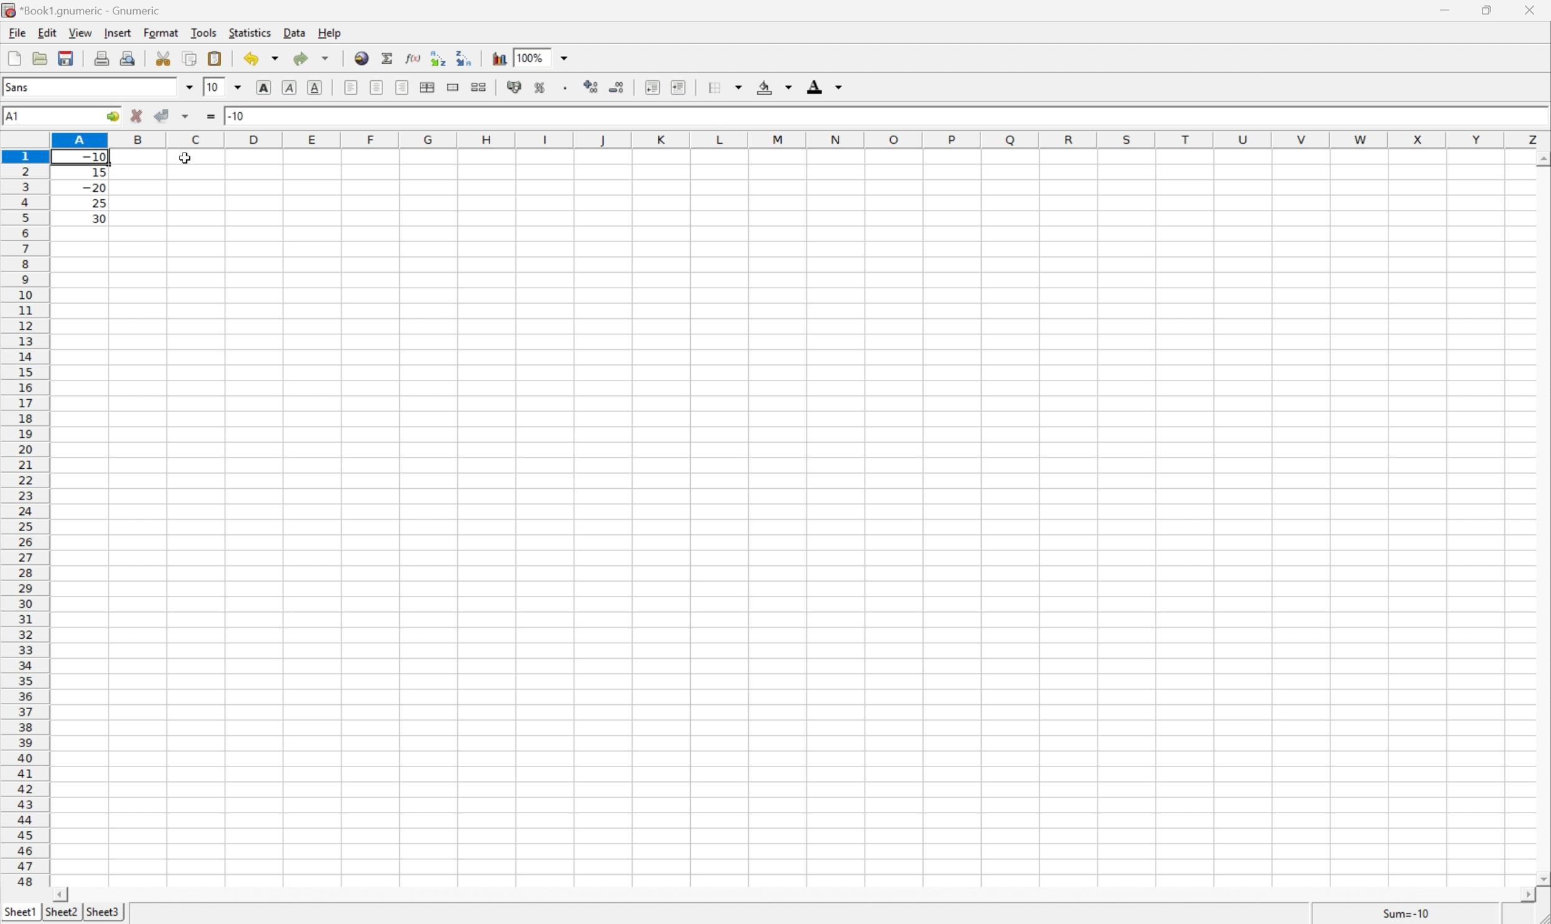 The image size is (1551, 924). Describe the element at coordinates (1541, 158) in the screenshot. I see `Scroll up` at that location.